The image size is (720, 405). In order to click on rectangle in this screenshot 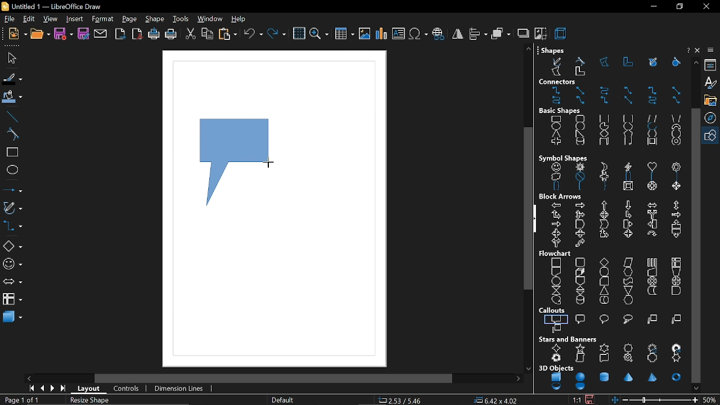, I will do `click(10, 153)`.